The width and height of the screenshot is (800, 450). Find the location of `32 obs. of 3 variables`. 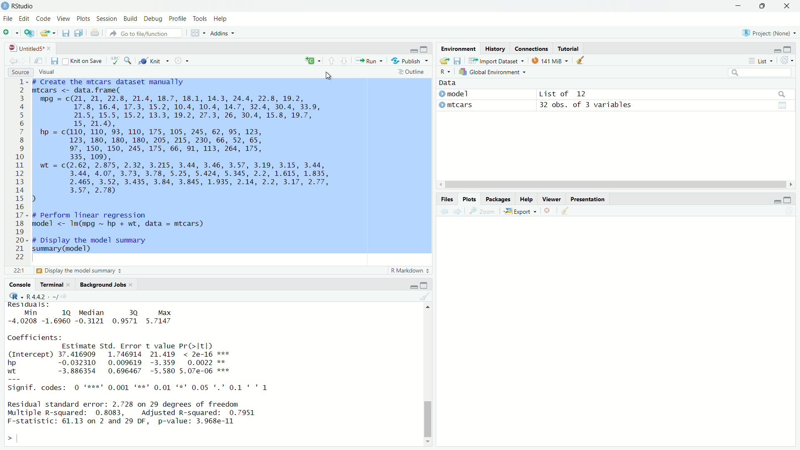

32 obs. of 3 variables is located at coordinates (584, 105).